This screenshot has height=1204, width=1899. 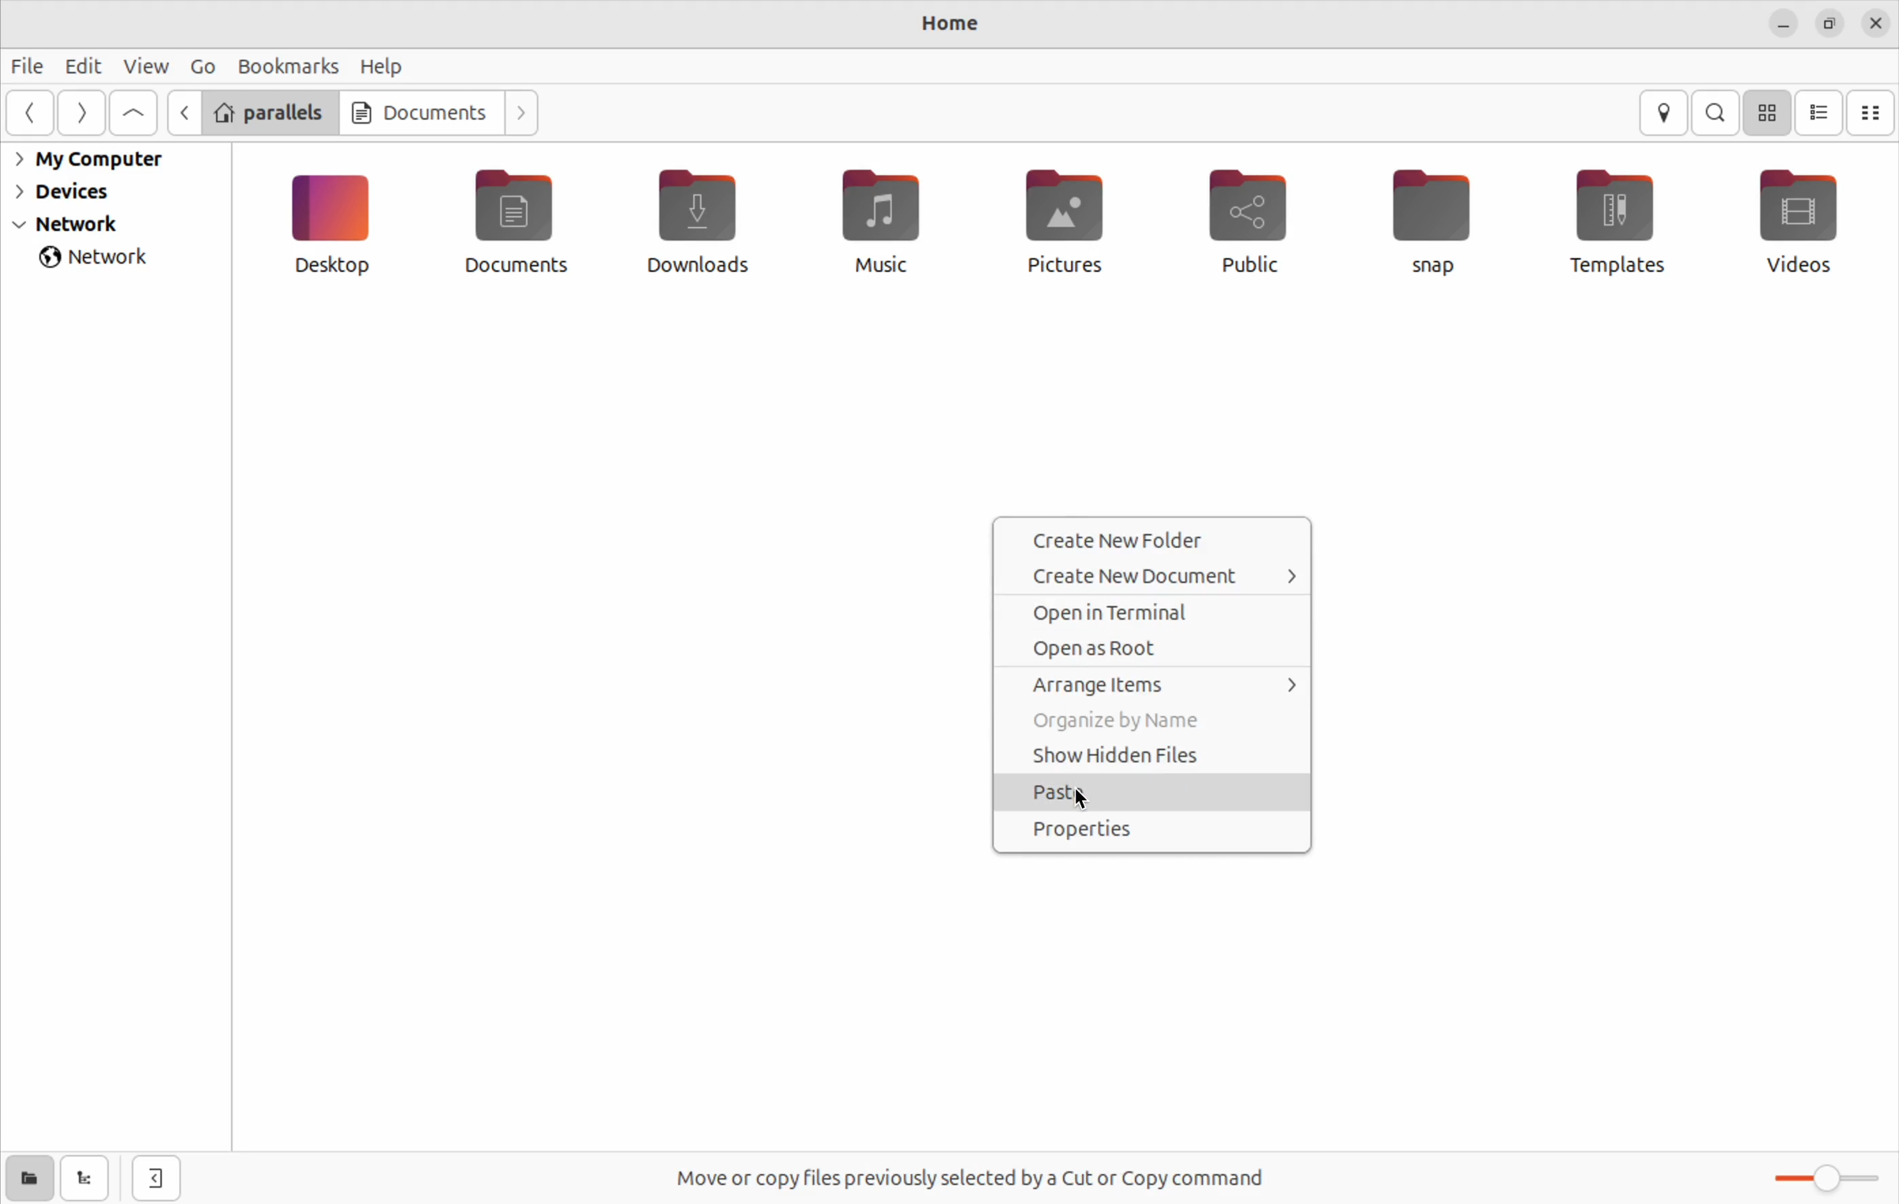 I want to click on Hideside bar, so click(x=149, y=1176).